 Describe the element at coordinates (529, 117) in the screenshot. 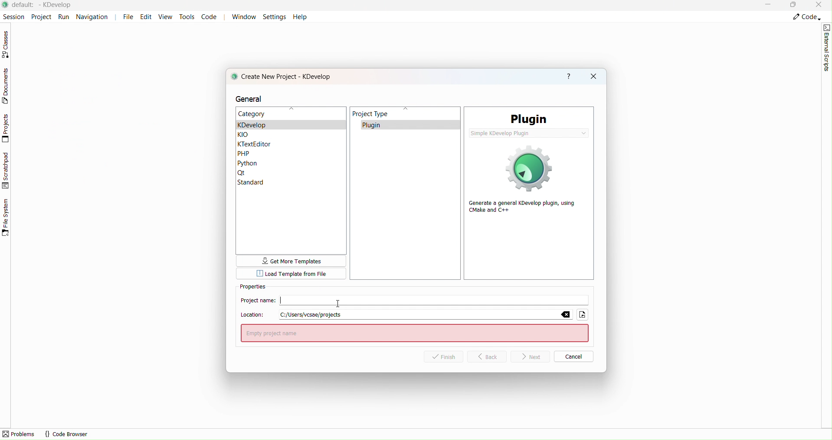

I see `PLugin` at that location.